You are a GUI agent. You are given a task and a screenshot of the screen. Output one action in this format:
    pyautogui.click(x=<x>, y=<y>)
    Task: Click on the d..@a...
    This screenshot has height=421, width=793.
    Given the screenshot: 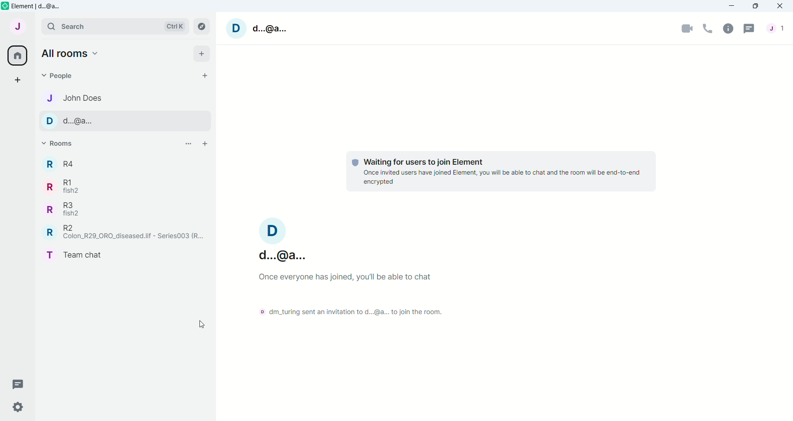 What is the action you would take?
    pyautogui.click(x=271, y=29)
    